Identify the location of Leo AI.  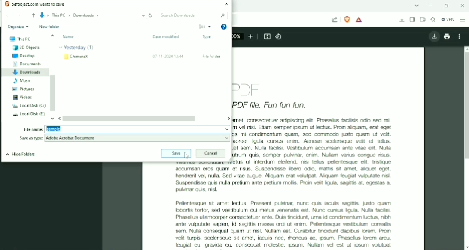
(433, 20).